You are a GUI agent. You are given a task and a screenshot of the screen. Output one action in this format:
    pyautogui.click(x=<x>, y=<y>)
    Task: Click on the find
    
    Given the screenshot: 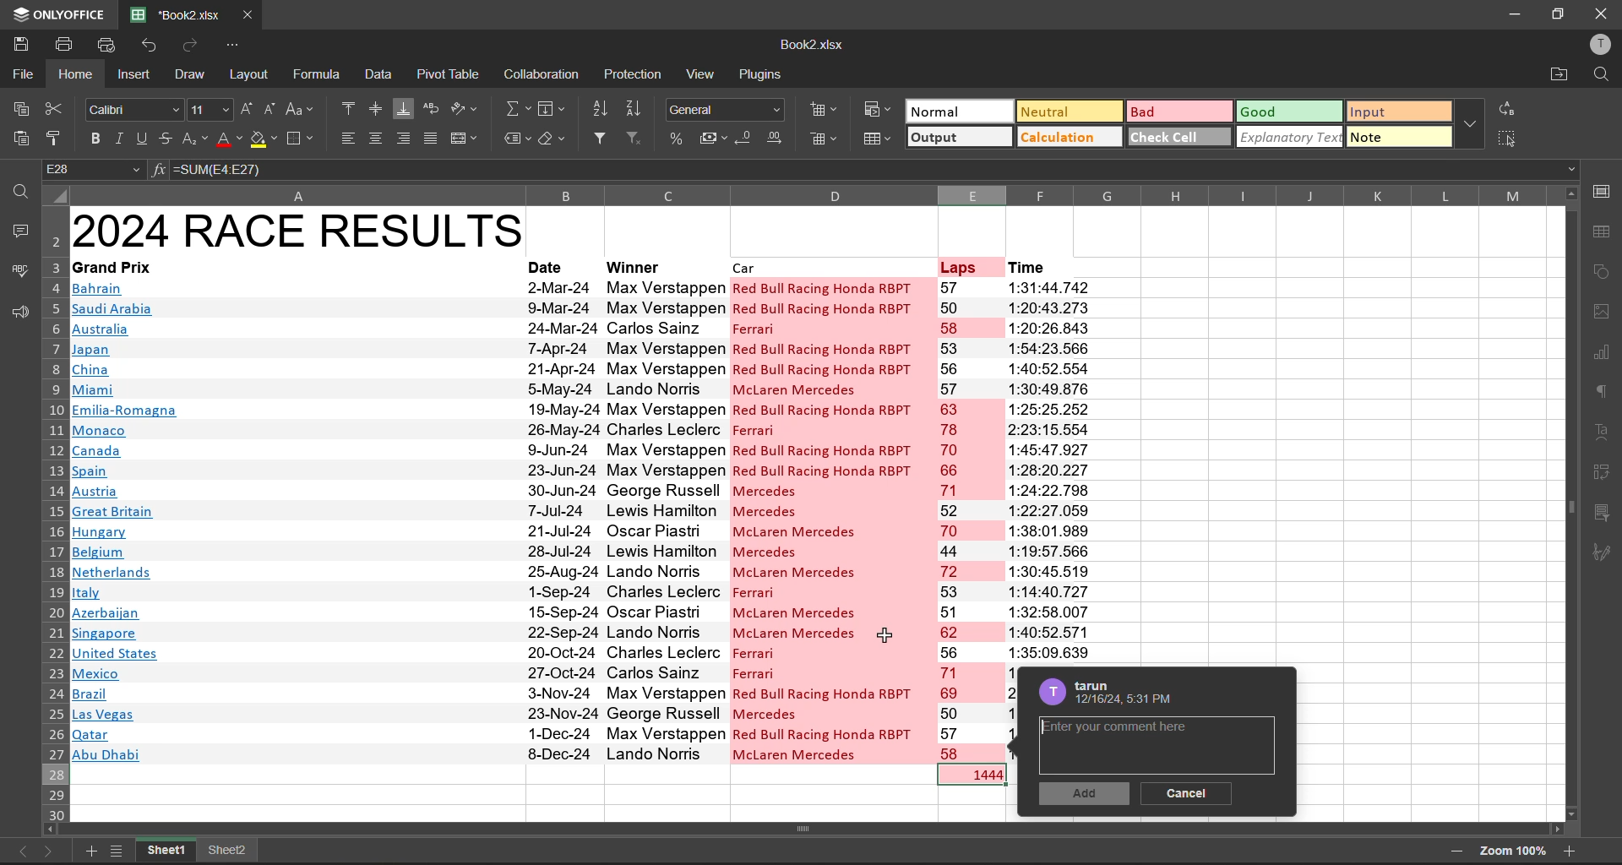 What is the action you would take?
    pyautogui.click(x=1603, y=75)
    